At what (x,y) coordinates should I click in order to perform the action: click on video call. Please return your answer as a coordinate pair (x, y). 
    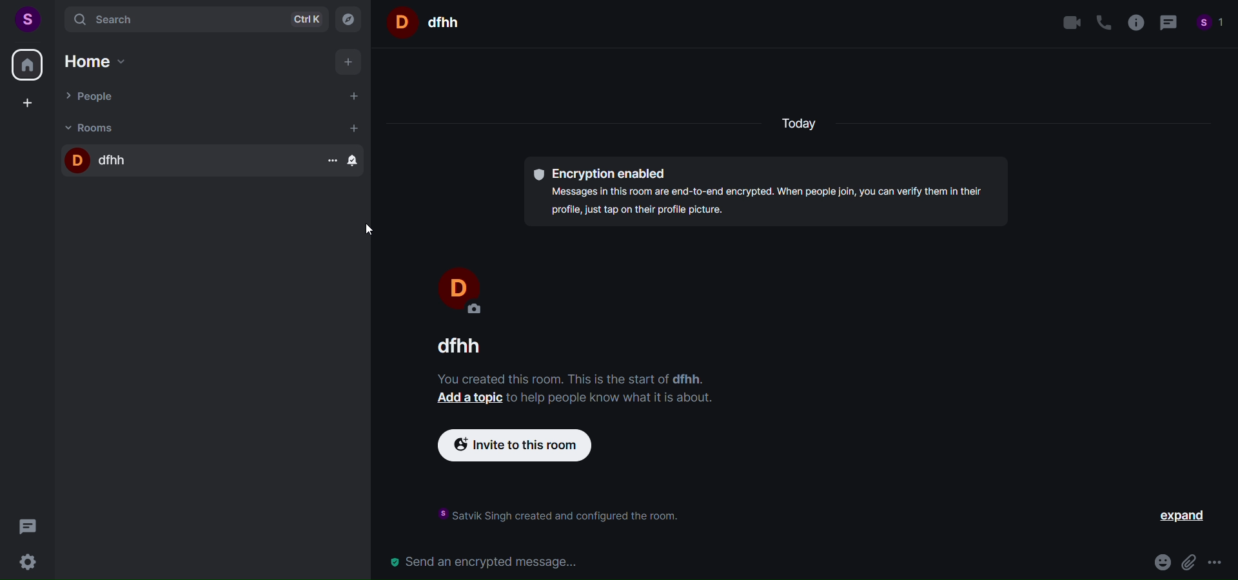
    Looking at the image, I should click on (1070, 22).